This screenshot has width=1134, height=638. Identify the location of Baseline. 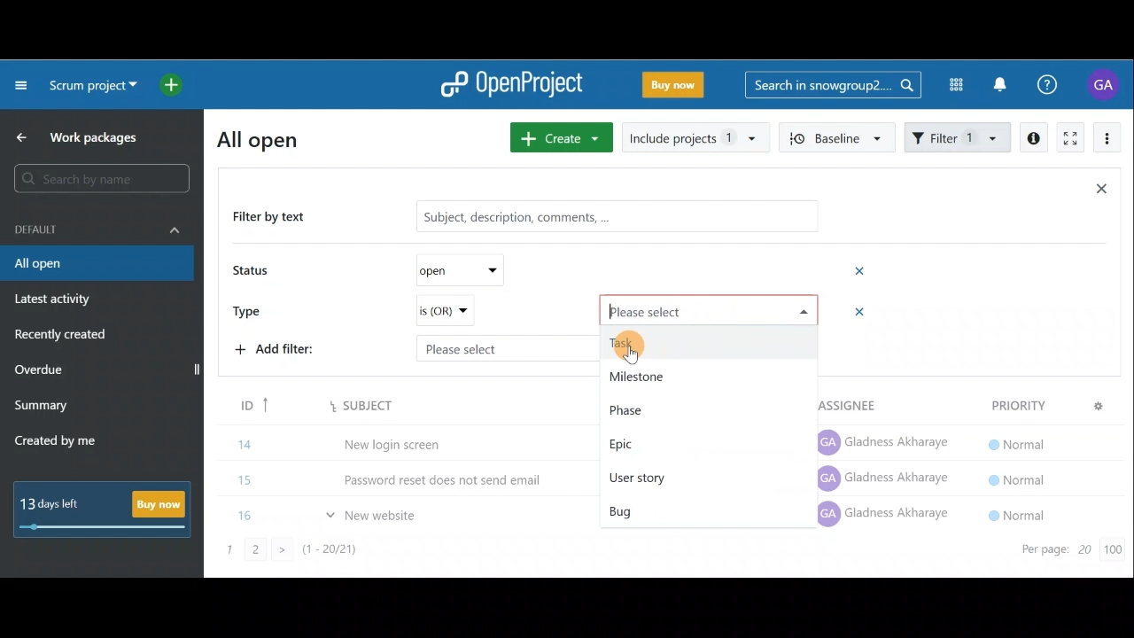
(835, 136).